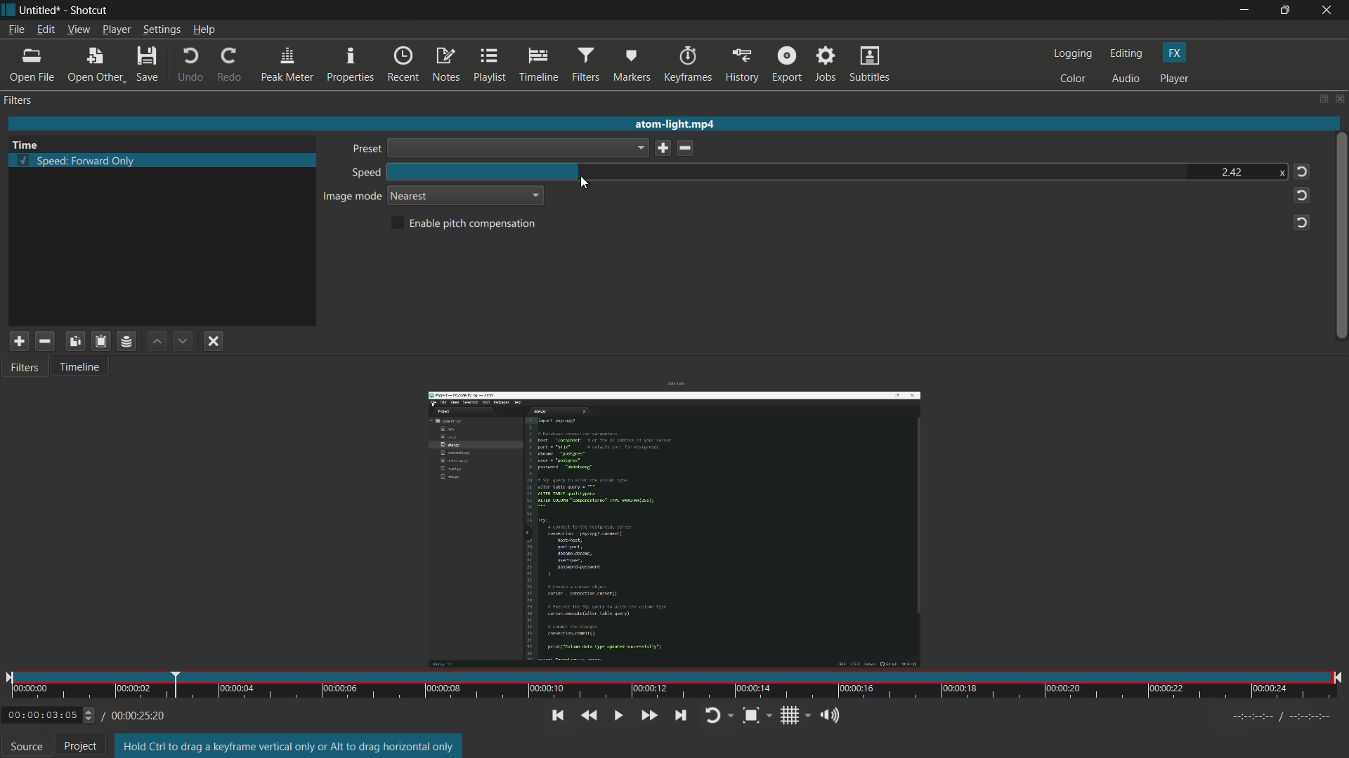 This screenshot has height=758, width=1349. What do you see at coordinates (44, 341) in the screenshot?
I see `remove selected filter` at bounding box center [44, 341].